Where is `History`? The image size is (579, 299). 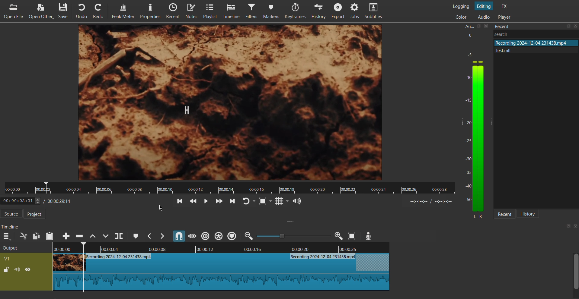
History is located at coordinates (531, 214).